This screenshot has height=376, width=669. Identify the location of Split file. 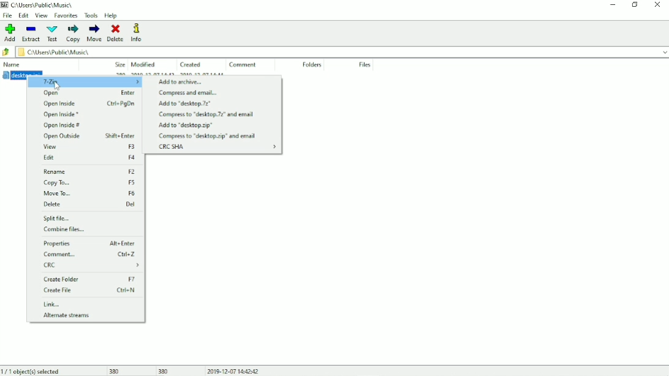
(59, 219).